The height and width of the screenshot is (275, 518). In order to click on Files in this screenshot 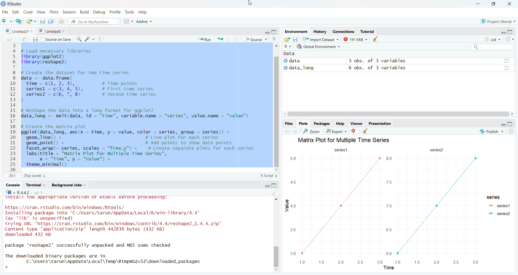, I will do `click(289, 123)`.